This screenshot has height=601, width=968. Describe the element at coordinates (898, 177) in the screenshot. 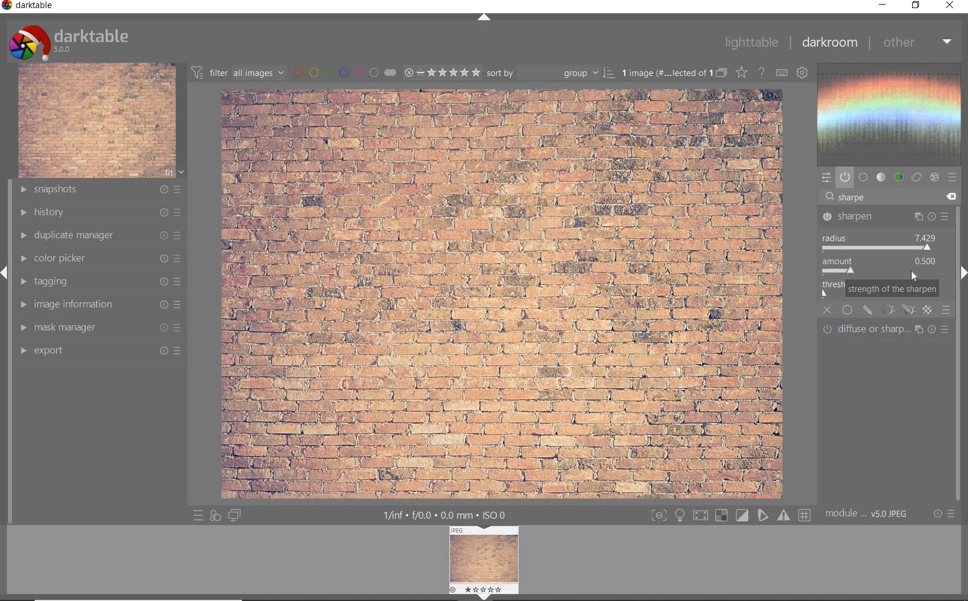

I see `color` at that location.